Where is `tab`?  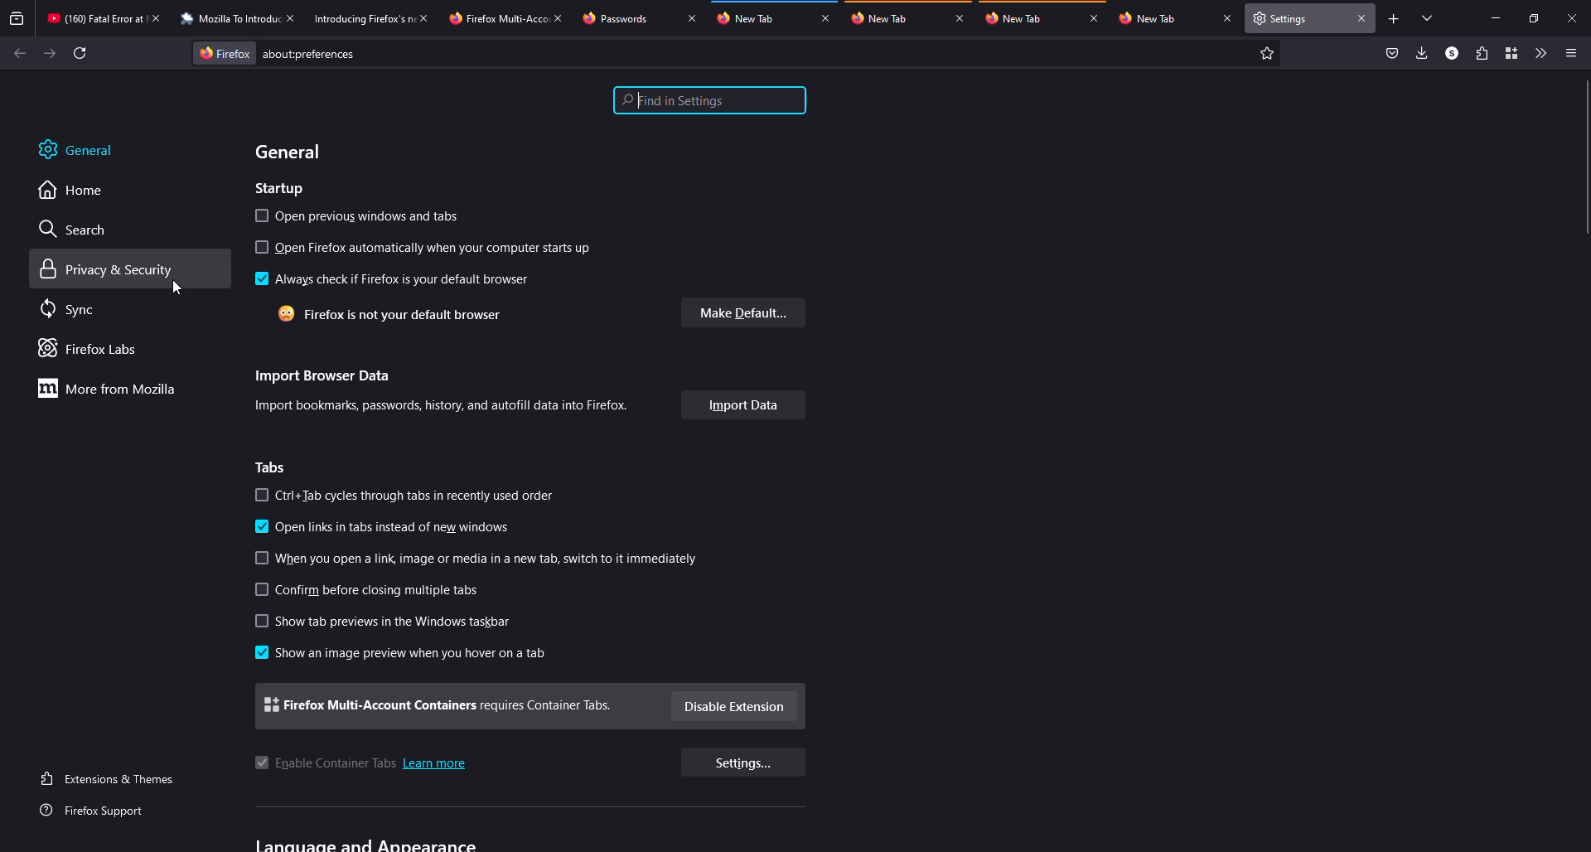 tab is located at coordinates (94, 17).